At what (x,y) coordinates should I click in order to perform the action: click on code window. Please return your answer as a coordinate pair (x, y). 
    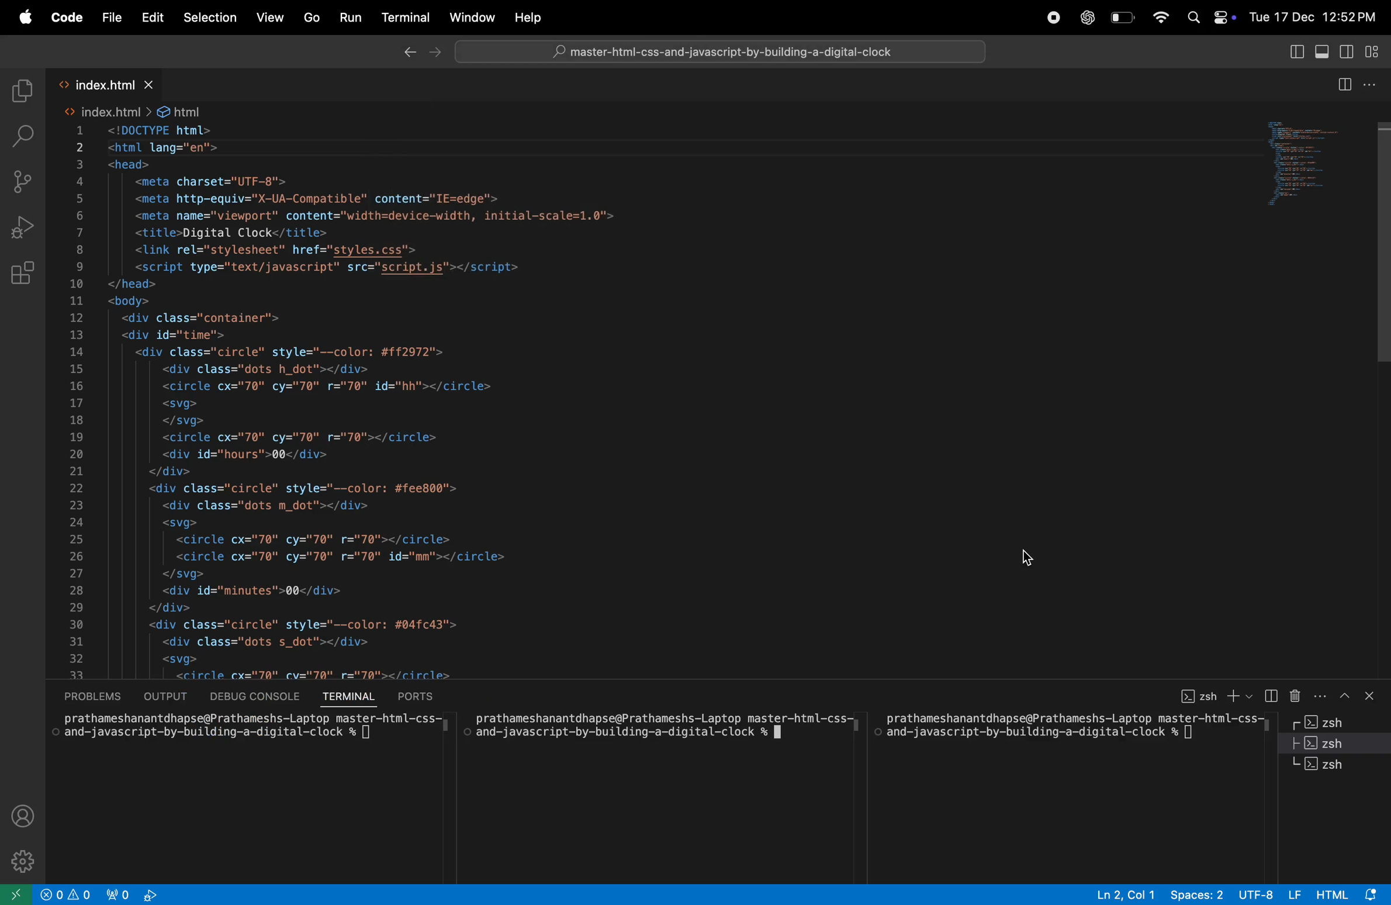
    Looking at the image, I should click on (1310, 167).